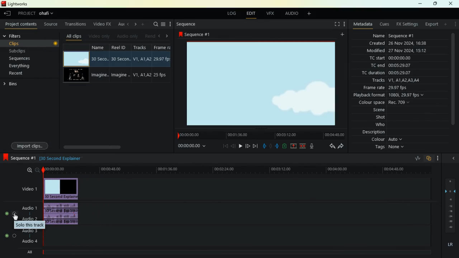 Image resolution: width=459 pixels, height=258 pixels. What do you see at coordinates (333, 24) in the screenshot?
I see `fullscreen` at bounding box center [333, 24].